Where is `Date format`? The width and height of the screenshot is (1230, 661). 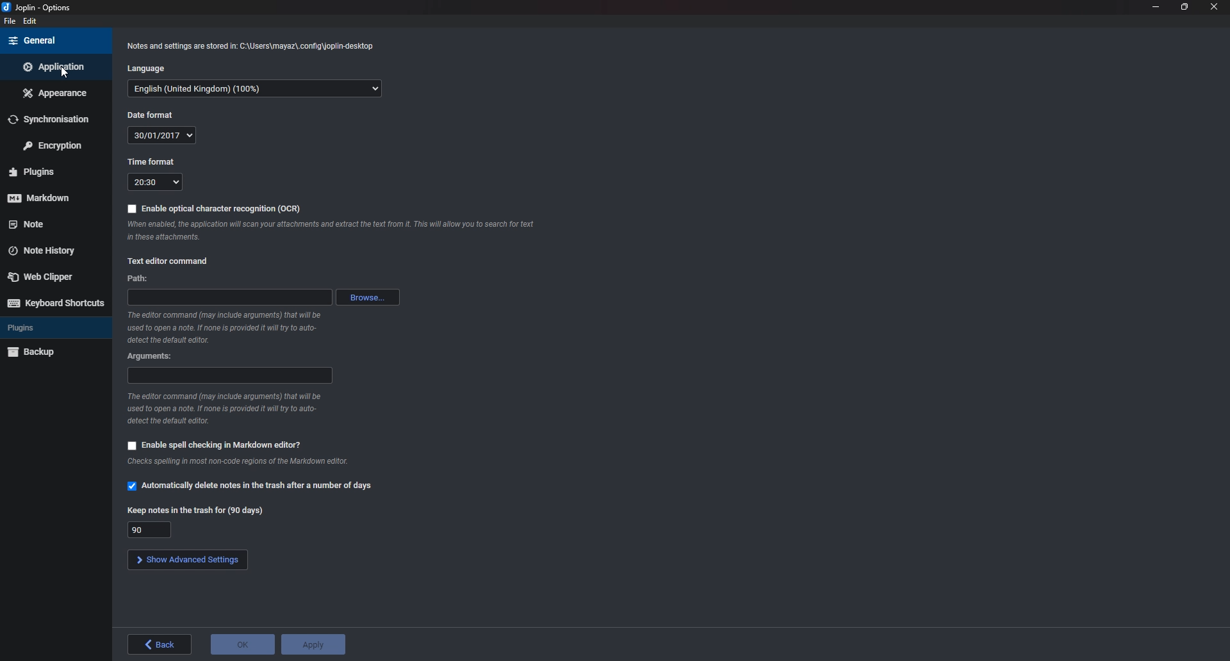
Date format is located at coordinates (154, 115).